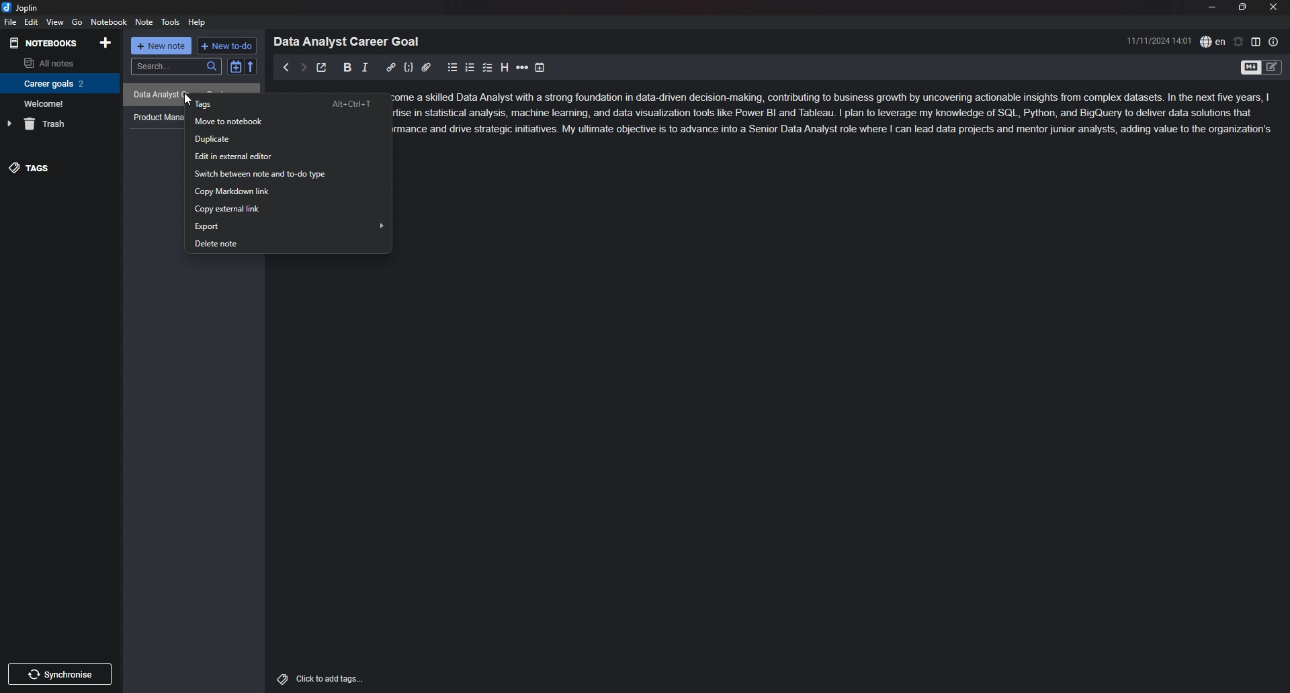 The height and width of the screenshot is (693, 1290). Describe the element at coordinates (322, 67) in the screenshot. I see `toggle external editor` at that location.